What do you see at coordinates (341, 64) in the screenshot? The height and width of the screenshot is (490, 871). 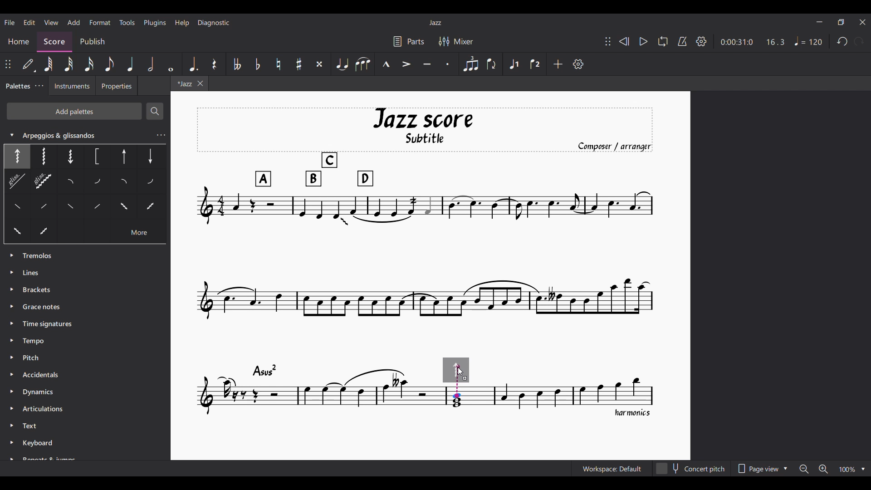 I see `Tie` at bounding box center [341, 64].